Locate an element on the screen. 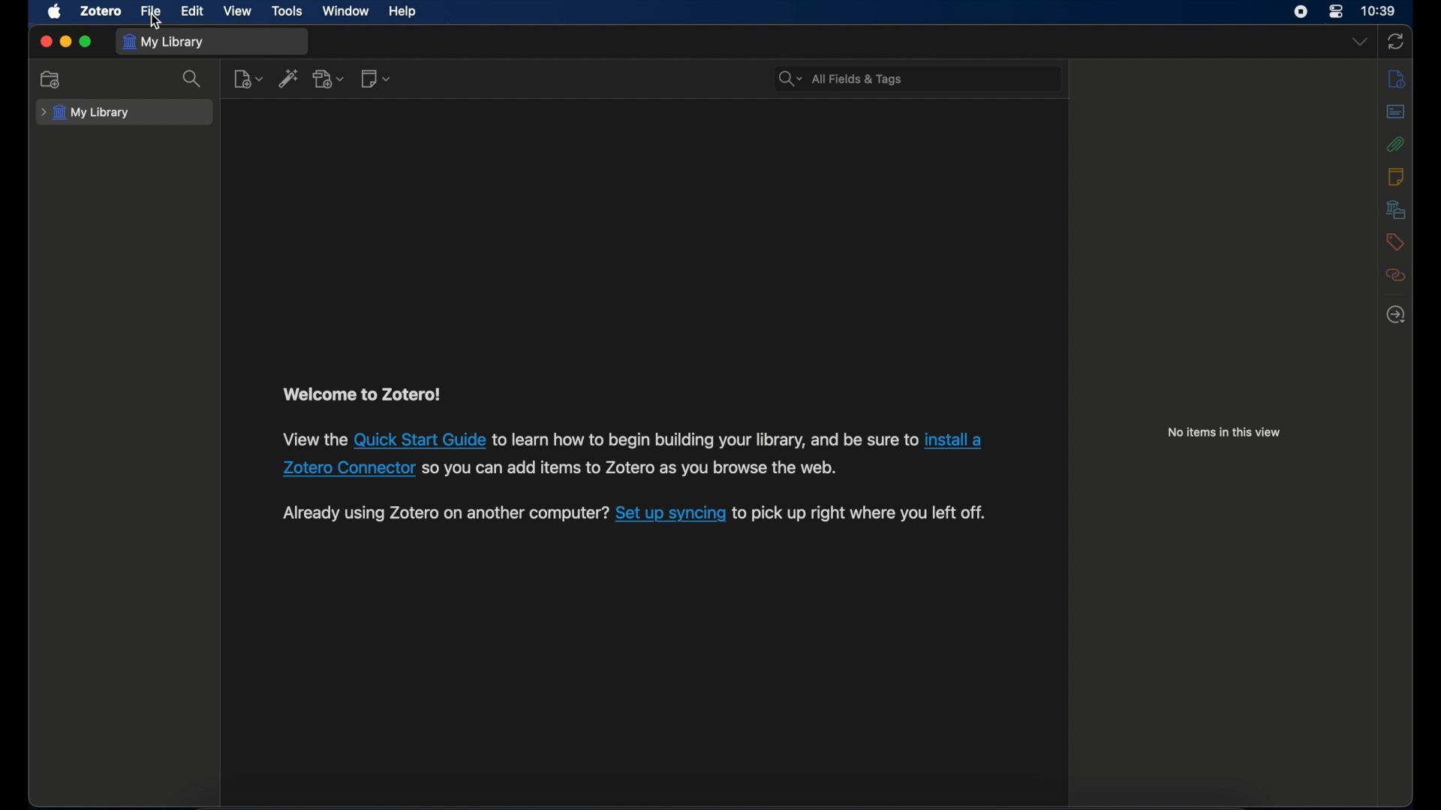 The width and height of the screenshot is (1441, 810). add item by identifier is located at coordinates (288, 79).